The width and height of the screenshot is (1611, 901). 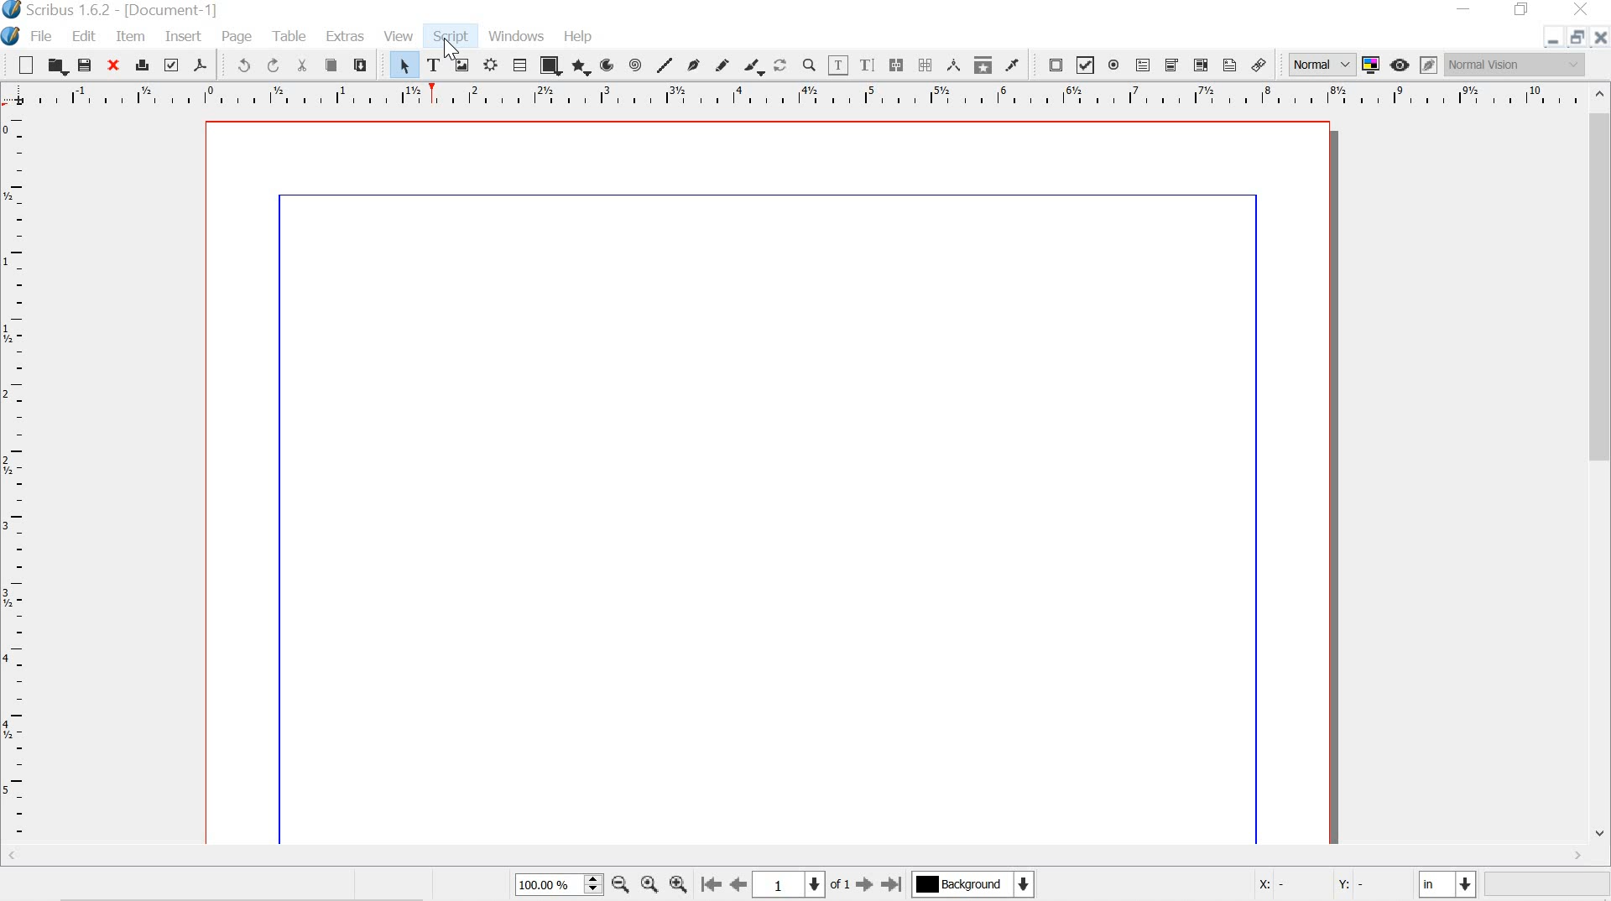 I want to click on item, so click(x=131, y=37).